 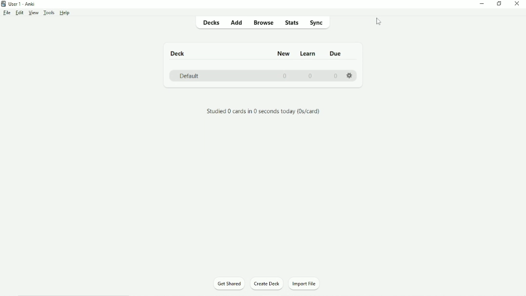 I want to click on New, so click(x=284, y=54).